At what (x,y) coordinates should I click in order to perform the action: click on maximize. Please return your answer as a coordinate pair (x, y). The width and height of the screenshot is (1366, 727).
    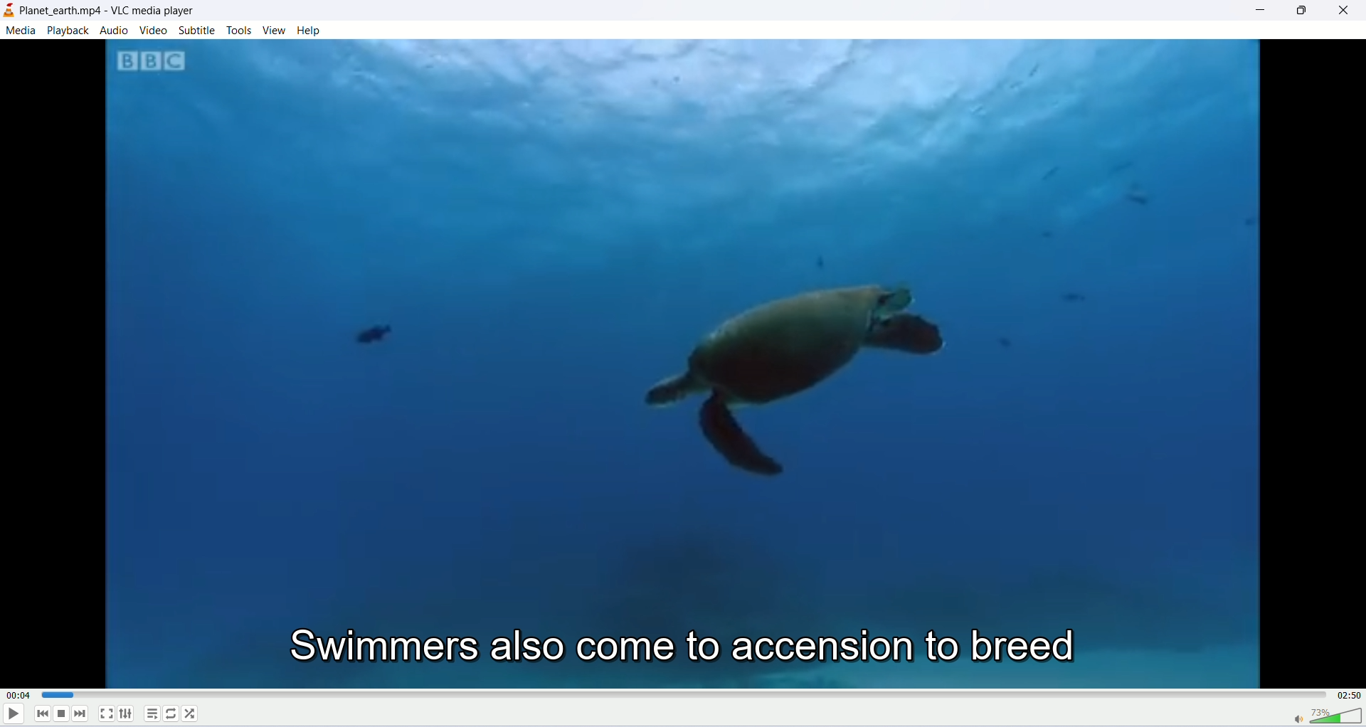
    Looking at the image, I should click on (1303, 11).